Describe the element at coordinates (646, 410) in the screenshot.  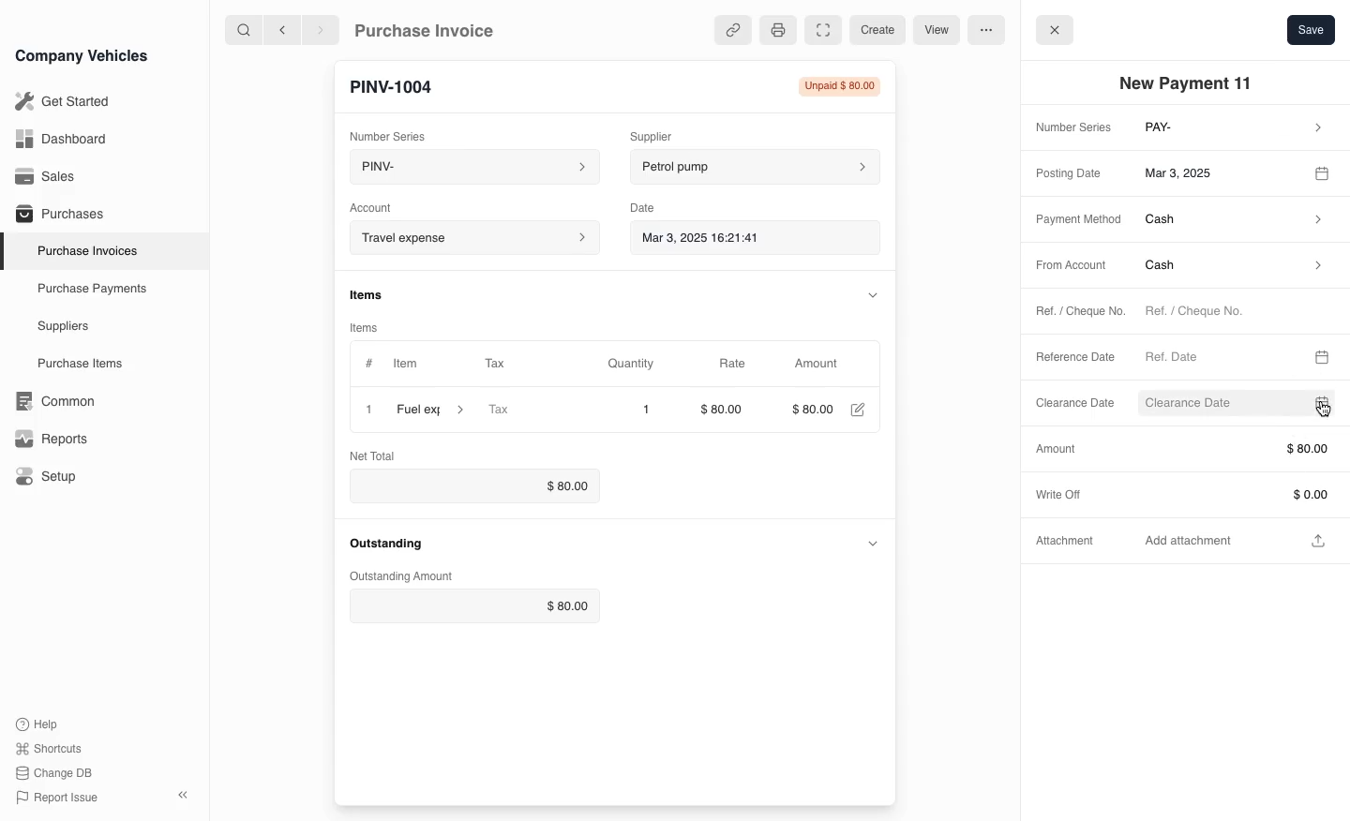
I see `1` at that location.